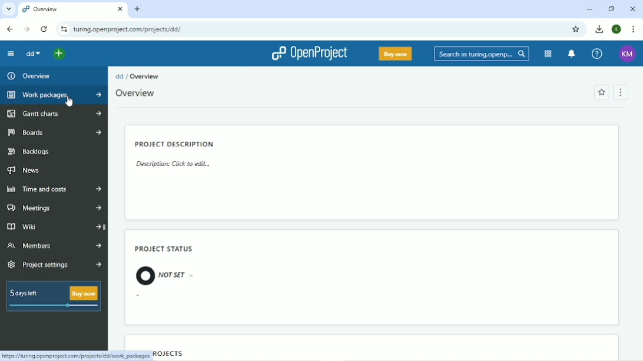 This screenshot has height=361, width=643. What do you see at coordinates (77, 355) in the screenshot?
I see `Link` at bounding box center [77, 355].